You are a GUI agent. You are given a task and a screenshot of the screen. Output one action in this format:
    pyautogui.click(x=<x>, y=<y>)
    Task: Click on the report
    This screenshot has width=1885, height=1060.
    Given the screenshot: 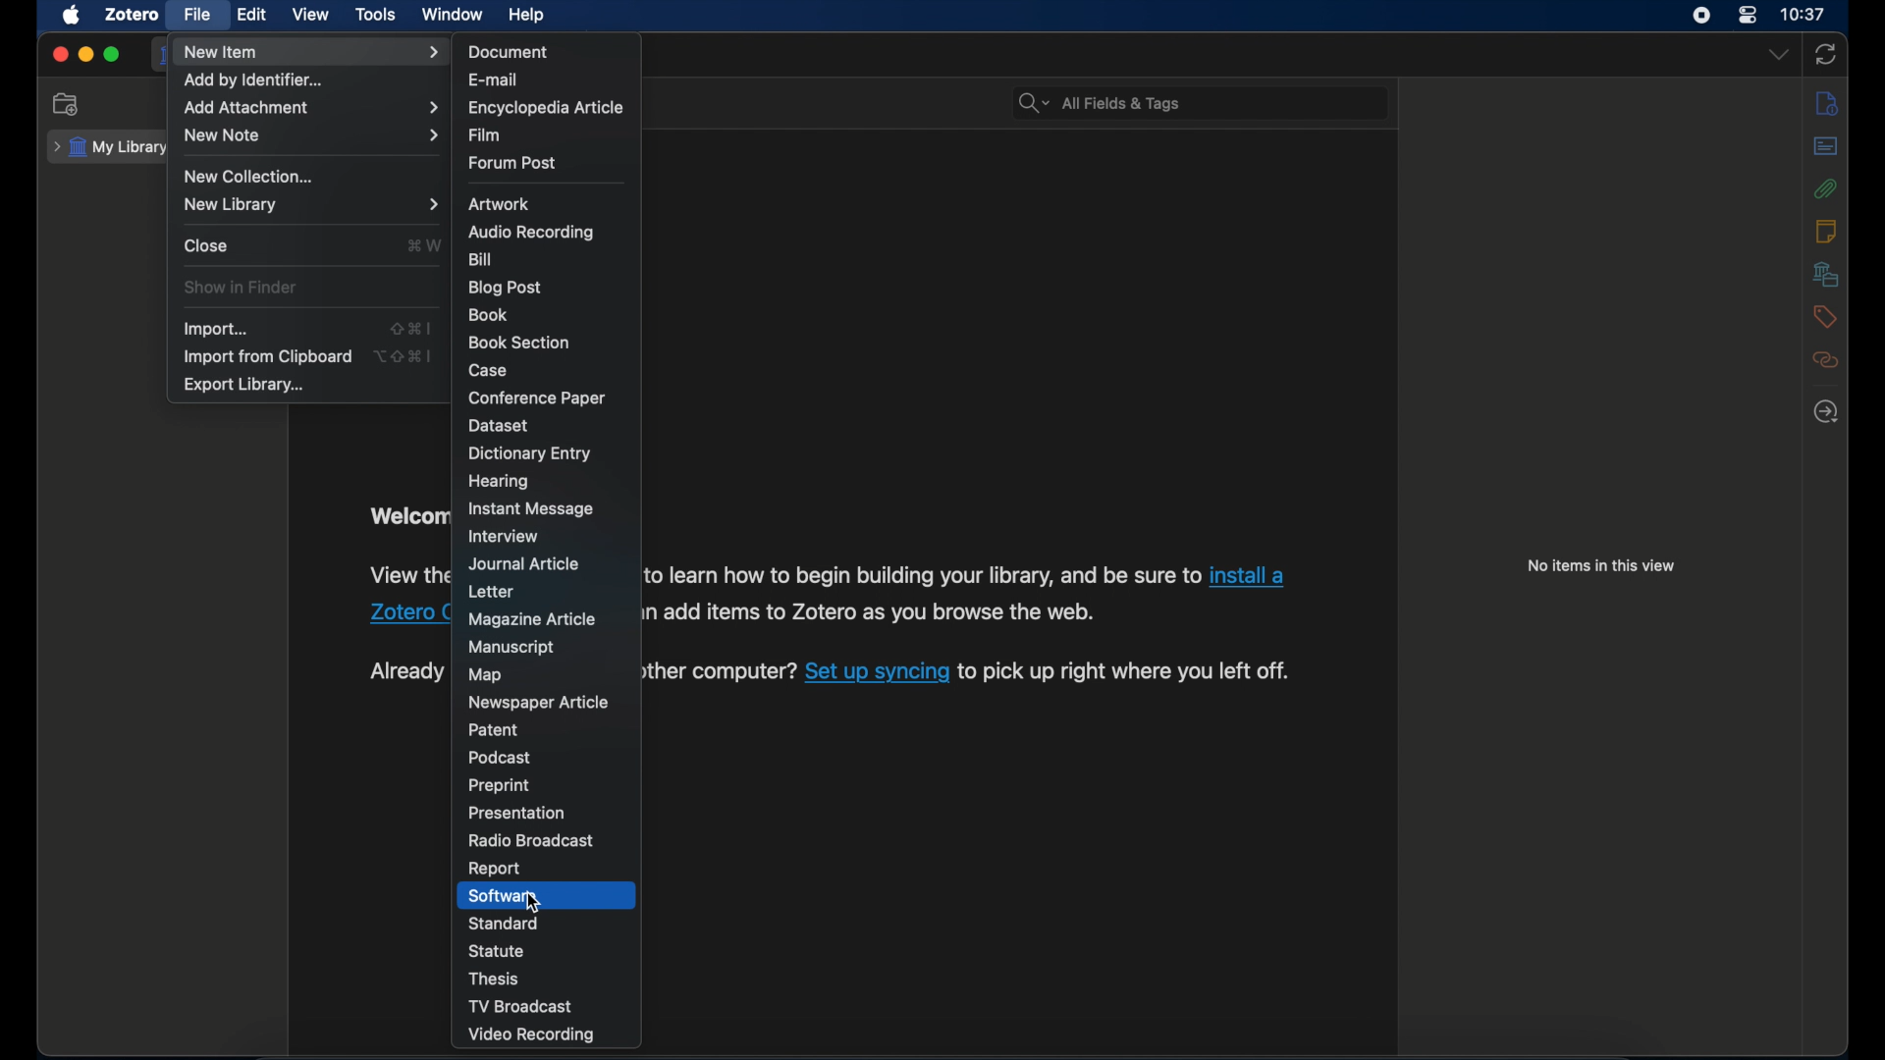 What is the action you would take?
    pyautogui.click(x=496, y=867)
    